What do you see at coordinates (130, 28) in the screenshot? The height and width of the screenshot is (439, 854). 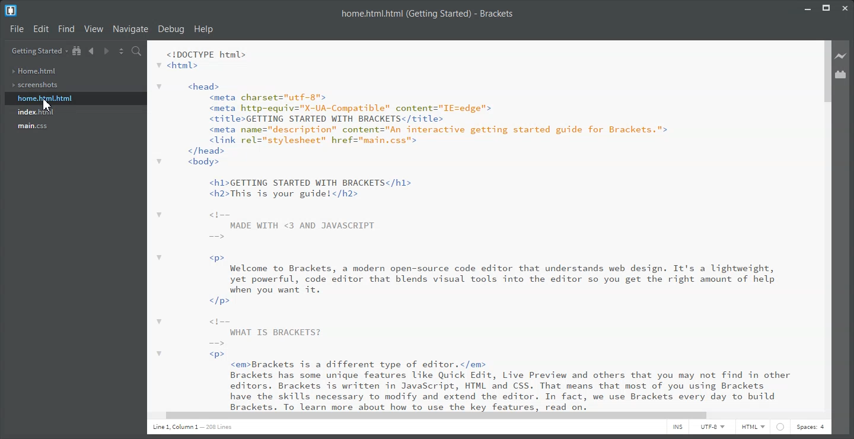 I see `Navigate` at bounding box center [130, 28].